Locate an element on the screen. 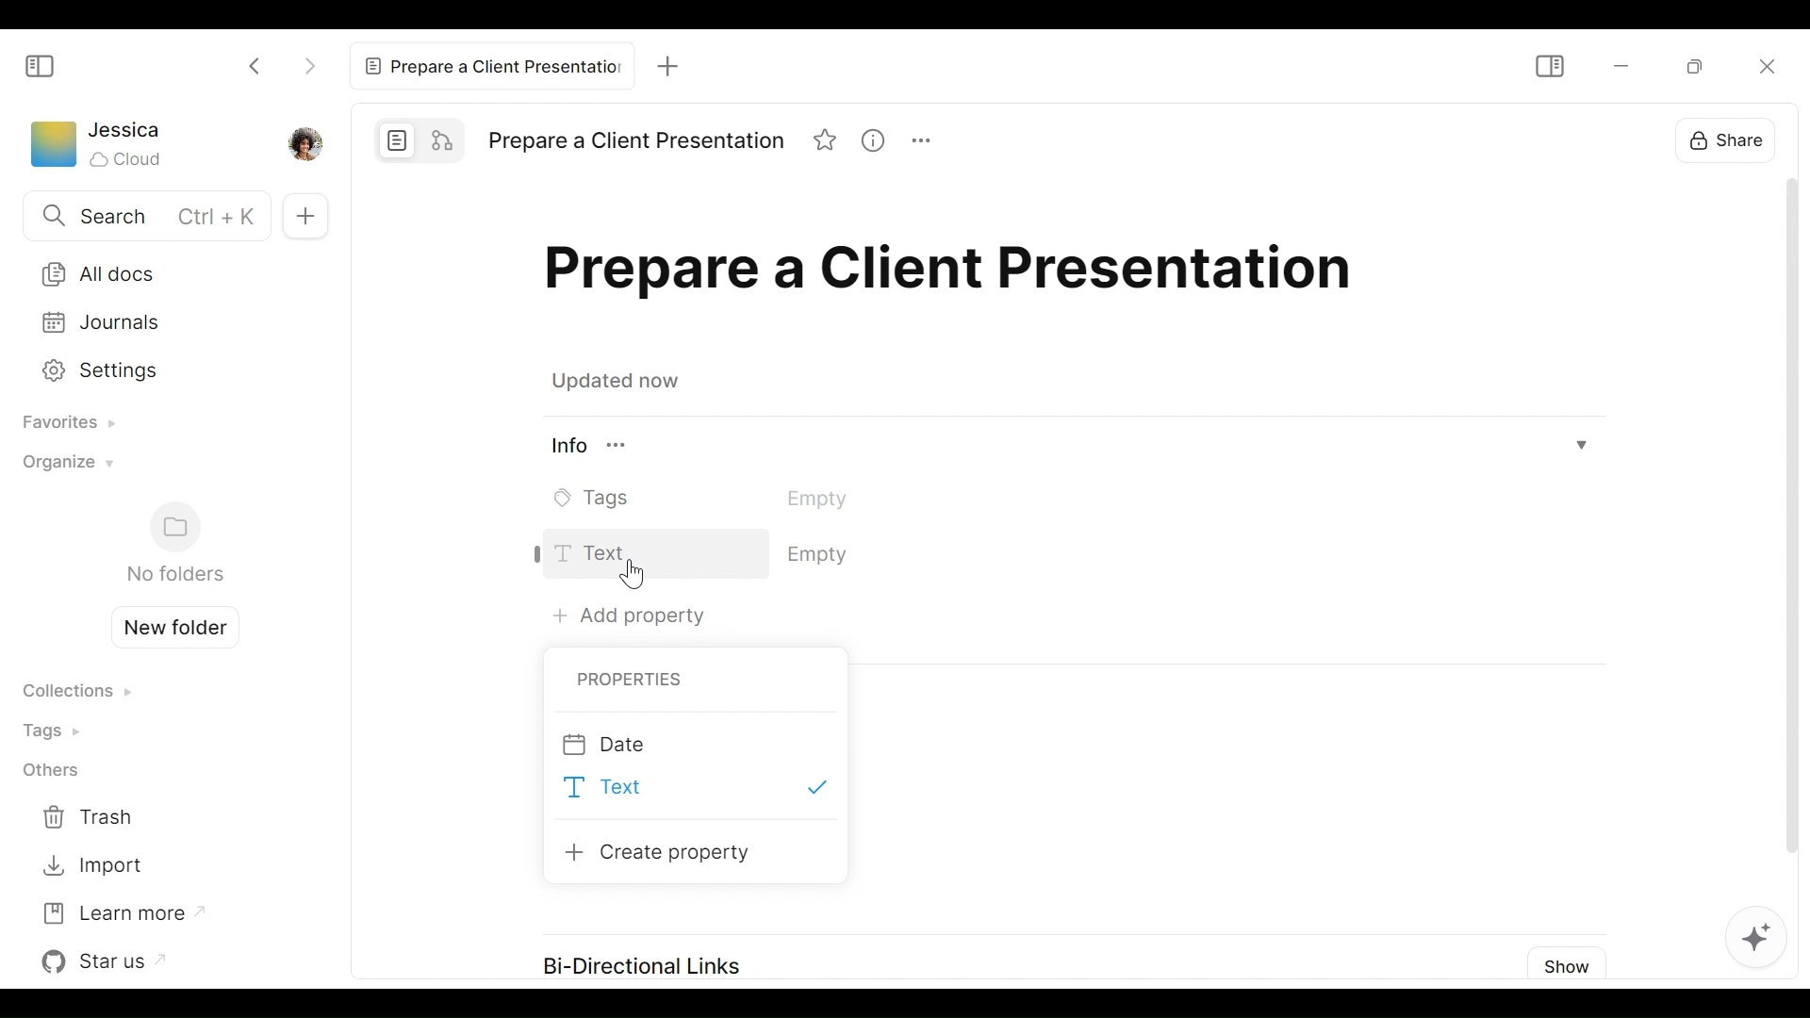 This screenshot has height=1018, width=1810. Tags is located at coordinates (58, 730).